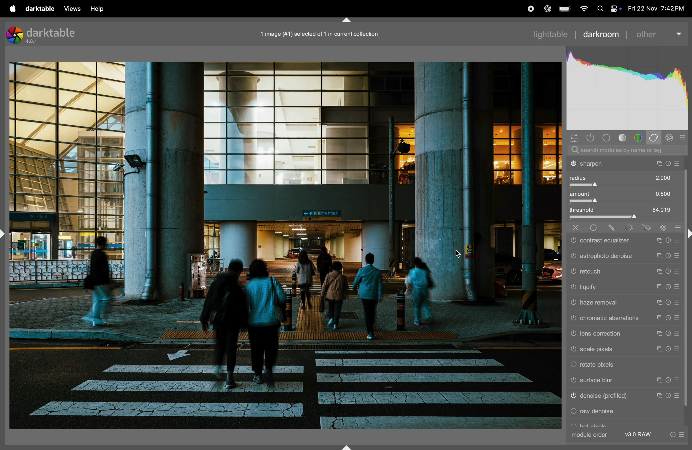 The image size is (692, 450). Describe the element at coordinates (625, 228) in the screenshot. I see `parametric mask` at that location.